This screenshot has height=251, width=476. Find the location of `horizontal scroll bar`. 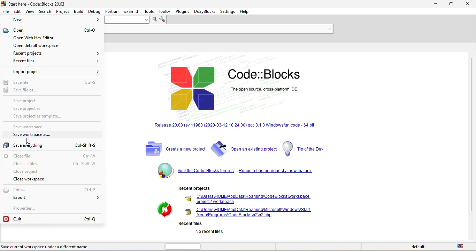

horizontal scroll bar is located at coordinates (185, 246).